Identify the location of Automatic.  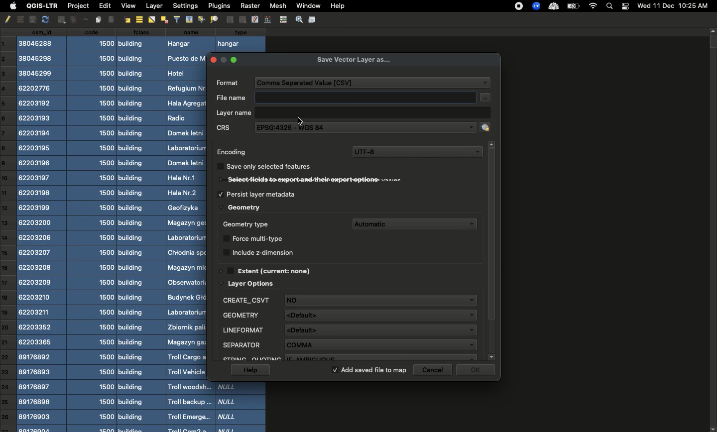
(415, 221).